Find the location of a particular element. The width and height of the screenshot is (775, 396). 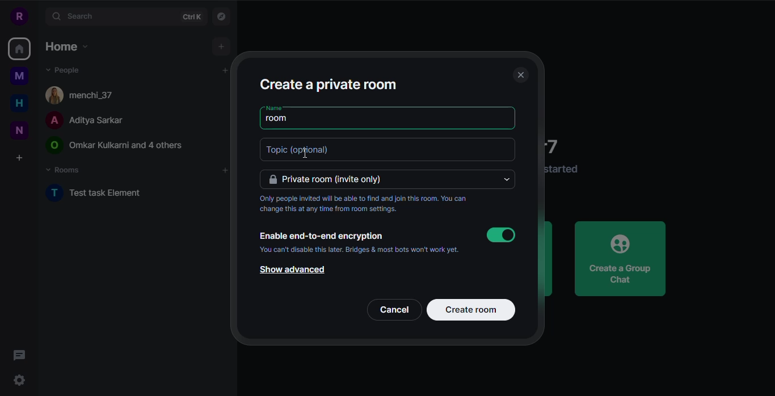

add is located at coordinates (224, 171).